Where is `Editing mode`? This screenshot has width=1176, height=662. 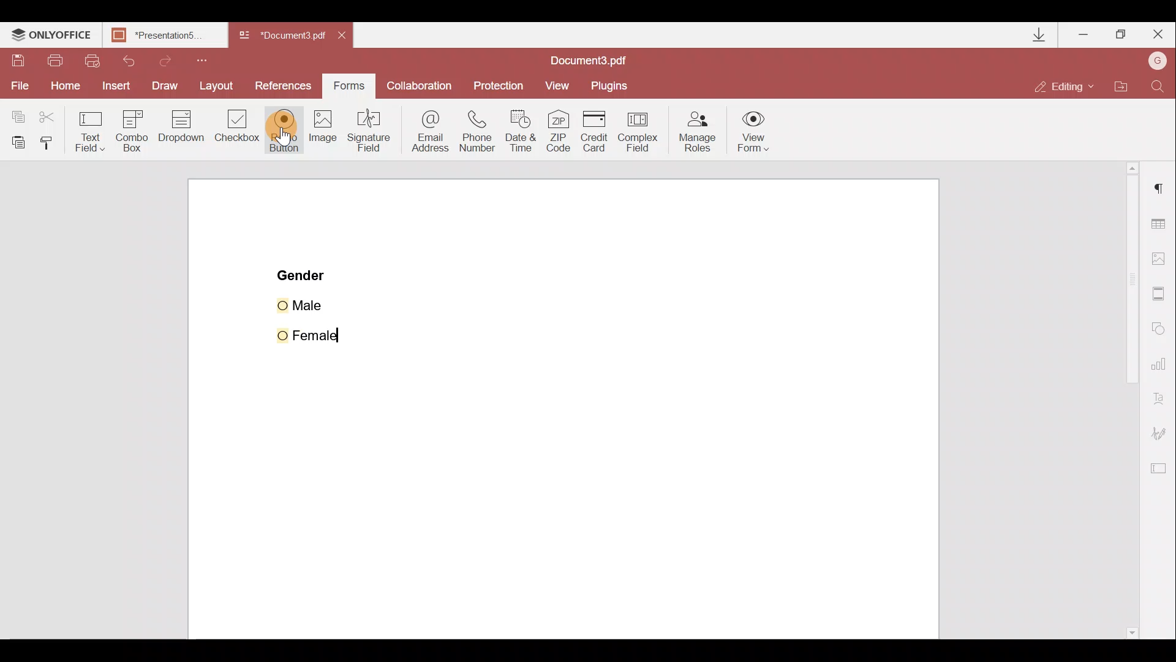
Editing mode is located at coordinates (1069, 82).